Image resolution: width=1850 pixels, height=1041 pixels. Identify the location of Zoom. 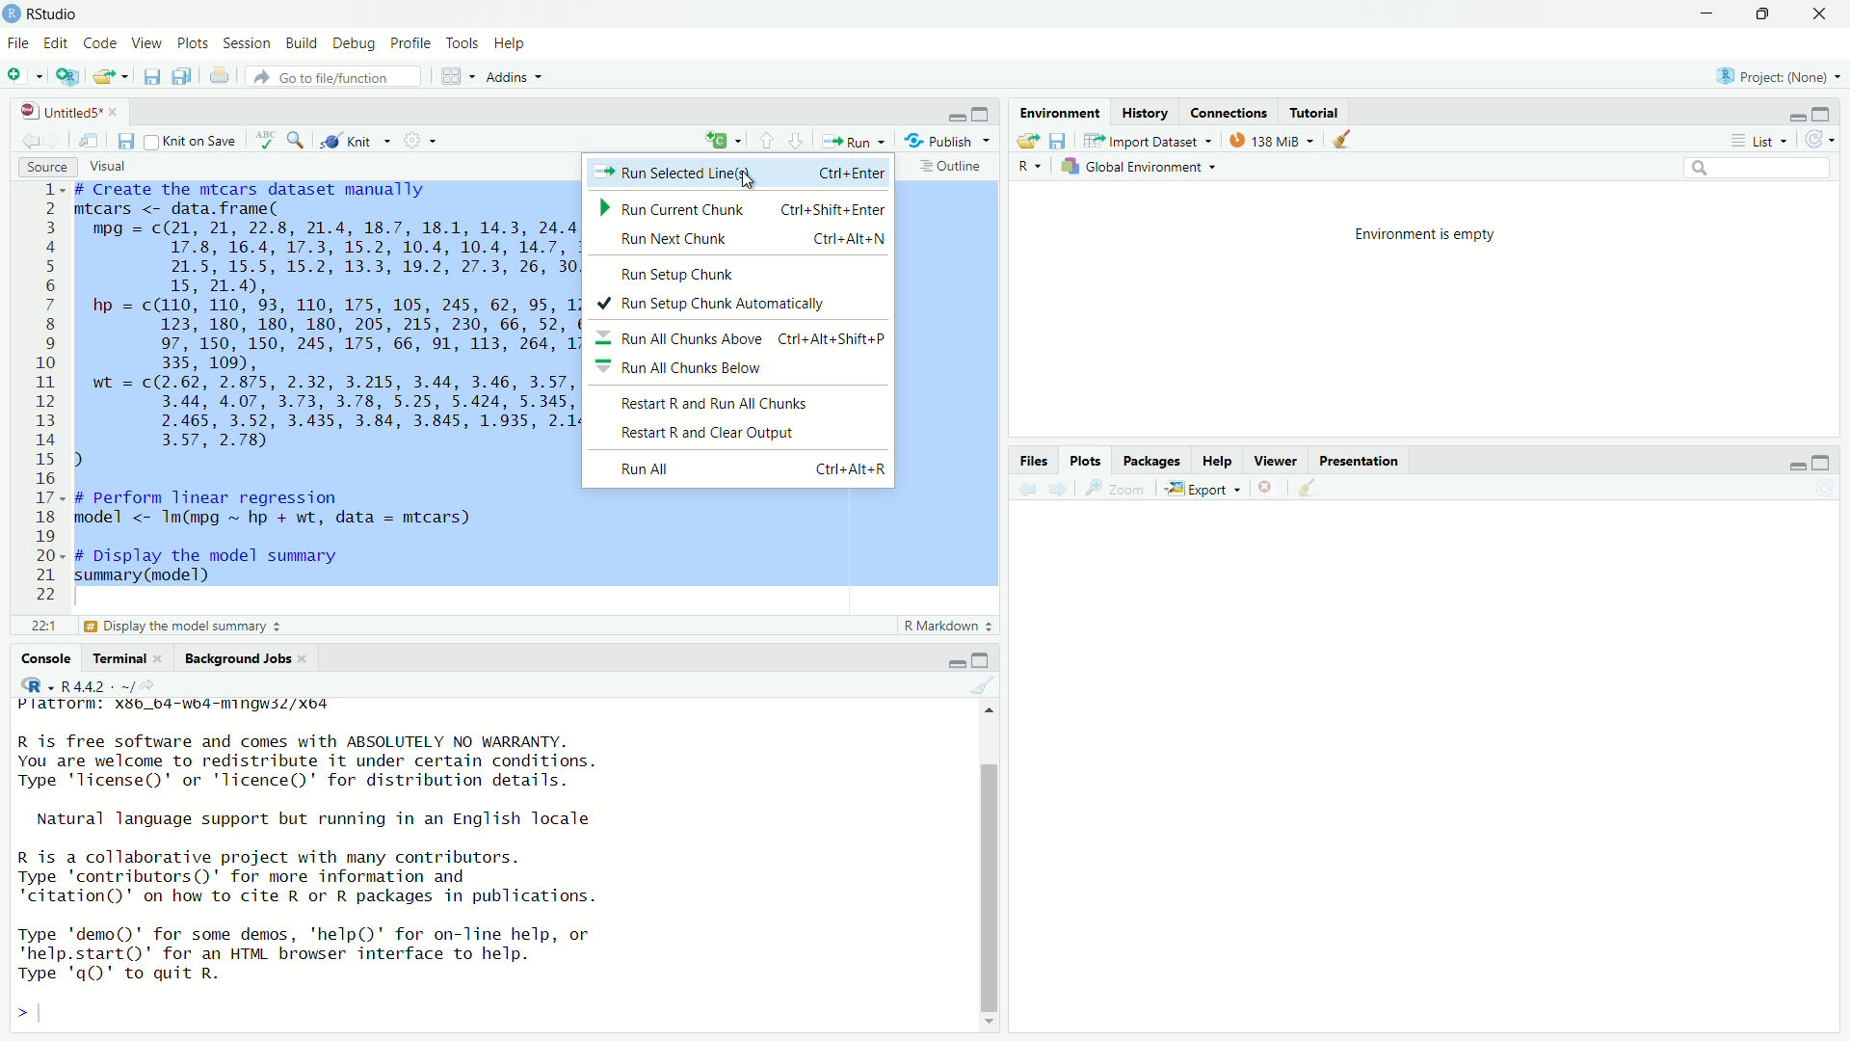
(1121, 489).